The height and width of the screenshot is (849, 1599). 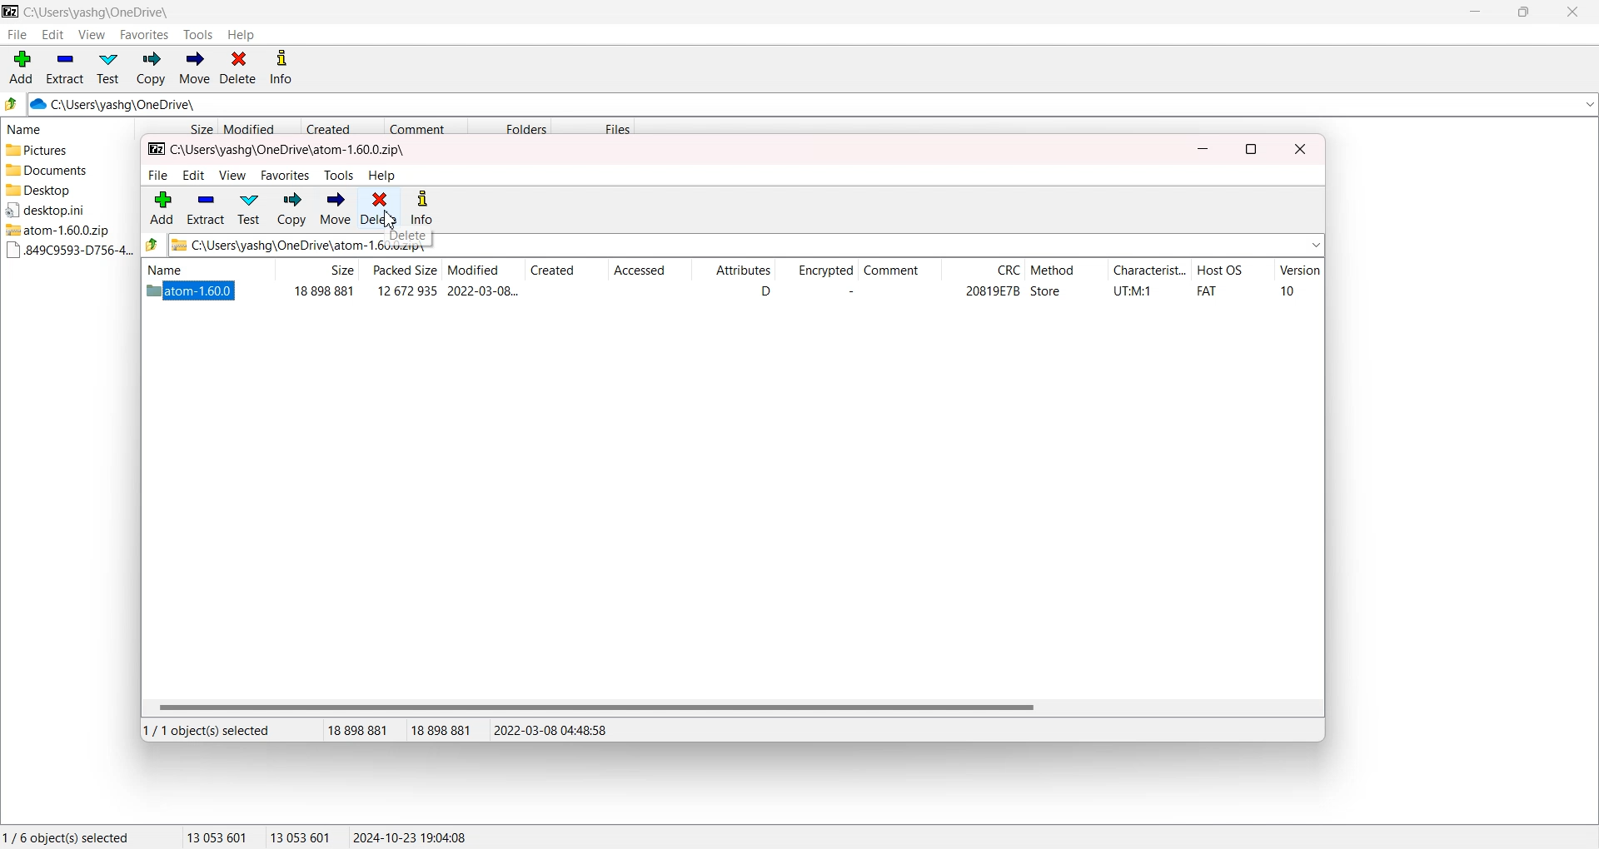 What do you see at coordinates (1149, 271) in the screenshot?
I see `Characteristics` at bounding box center [1149, 271].